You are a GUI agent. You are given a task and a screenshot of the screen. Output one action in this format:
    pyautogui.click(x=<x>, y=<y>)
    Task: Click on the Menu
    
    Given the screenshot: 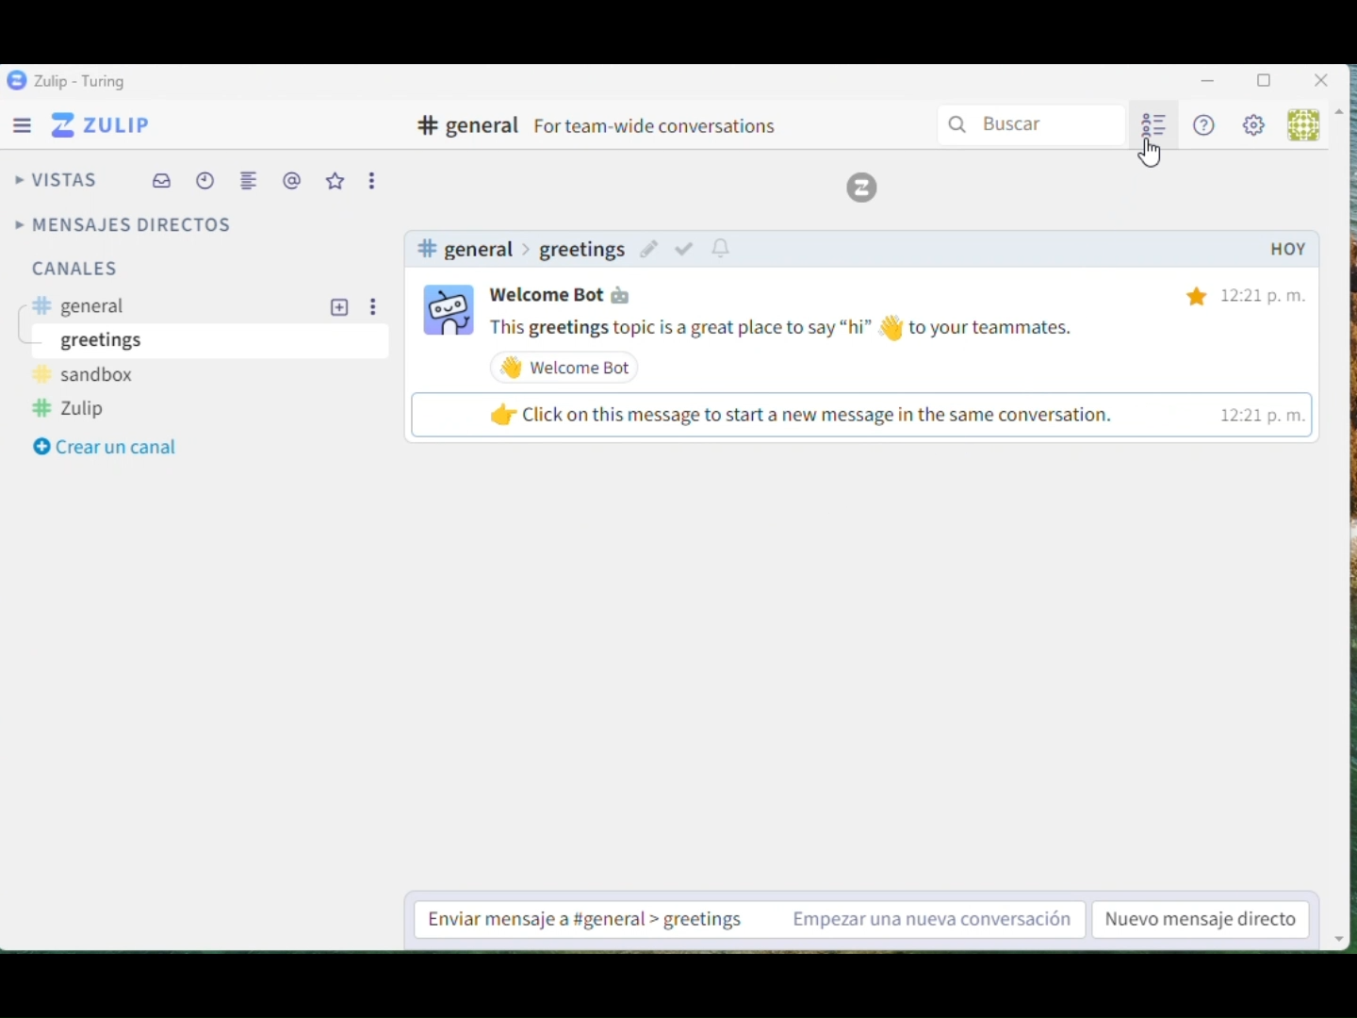 What is the action you would take?
    pyautogui.click(x=26, y=129)
    